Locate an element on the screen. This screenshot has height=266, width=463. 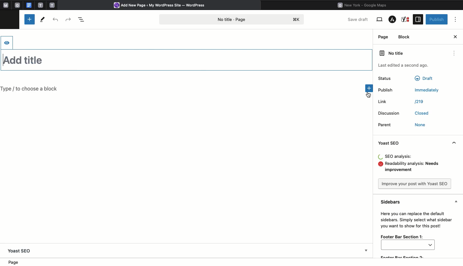
hide is located at coordinates (8, 43).